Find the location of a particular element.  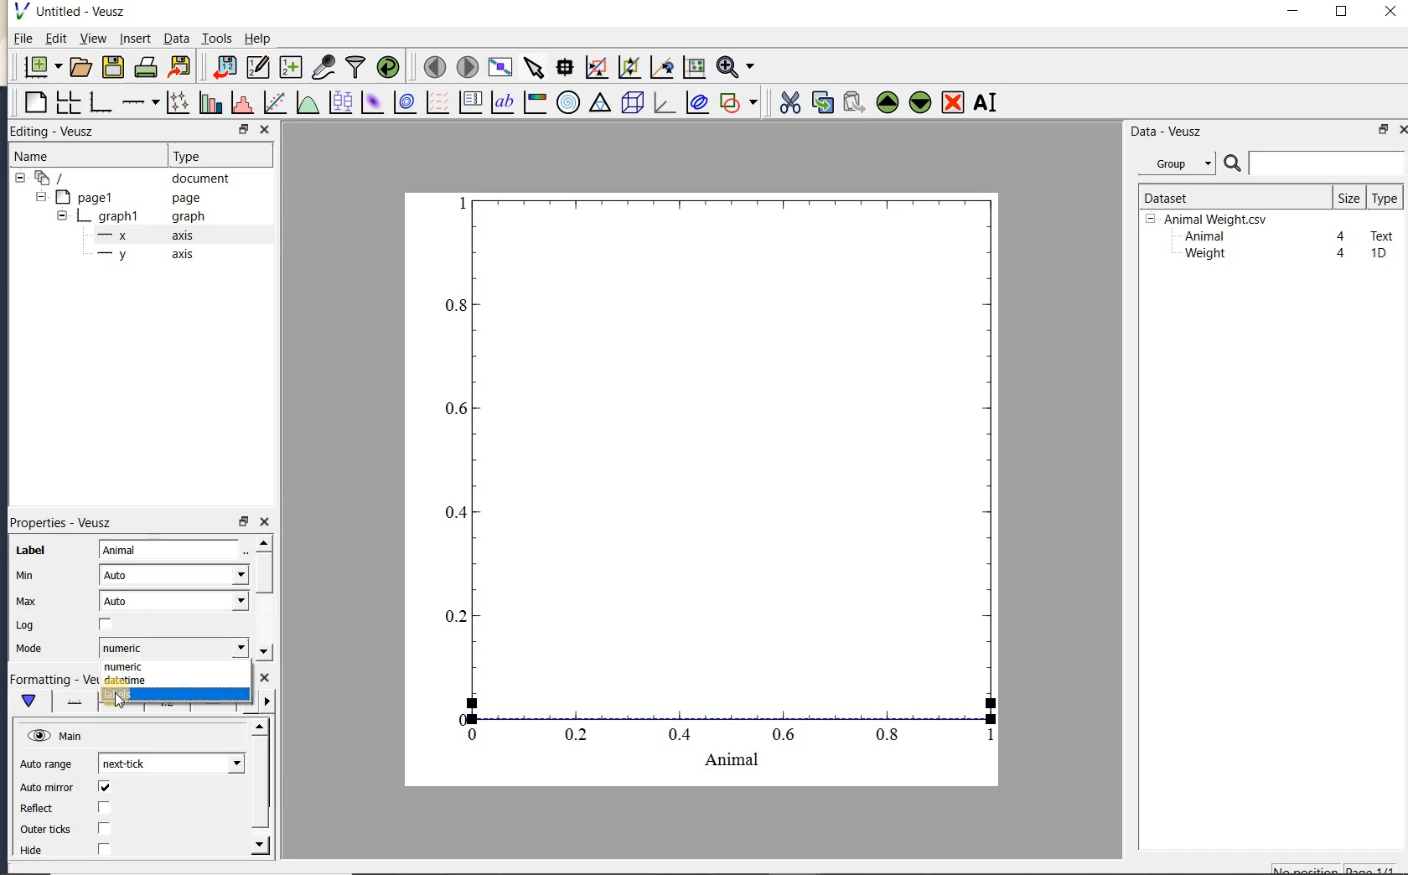

view plot full screen is located at coordinates (500, 68).